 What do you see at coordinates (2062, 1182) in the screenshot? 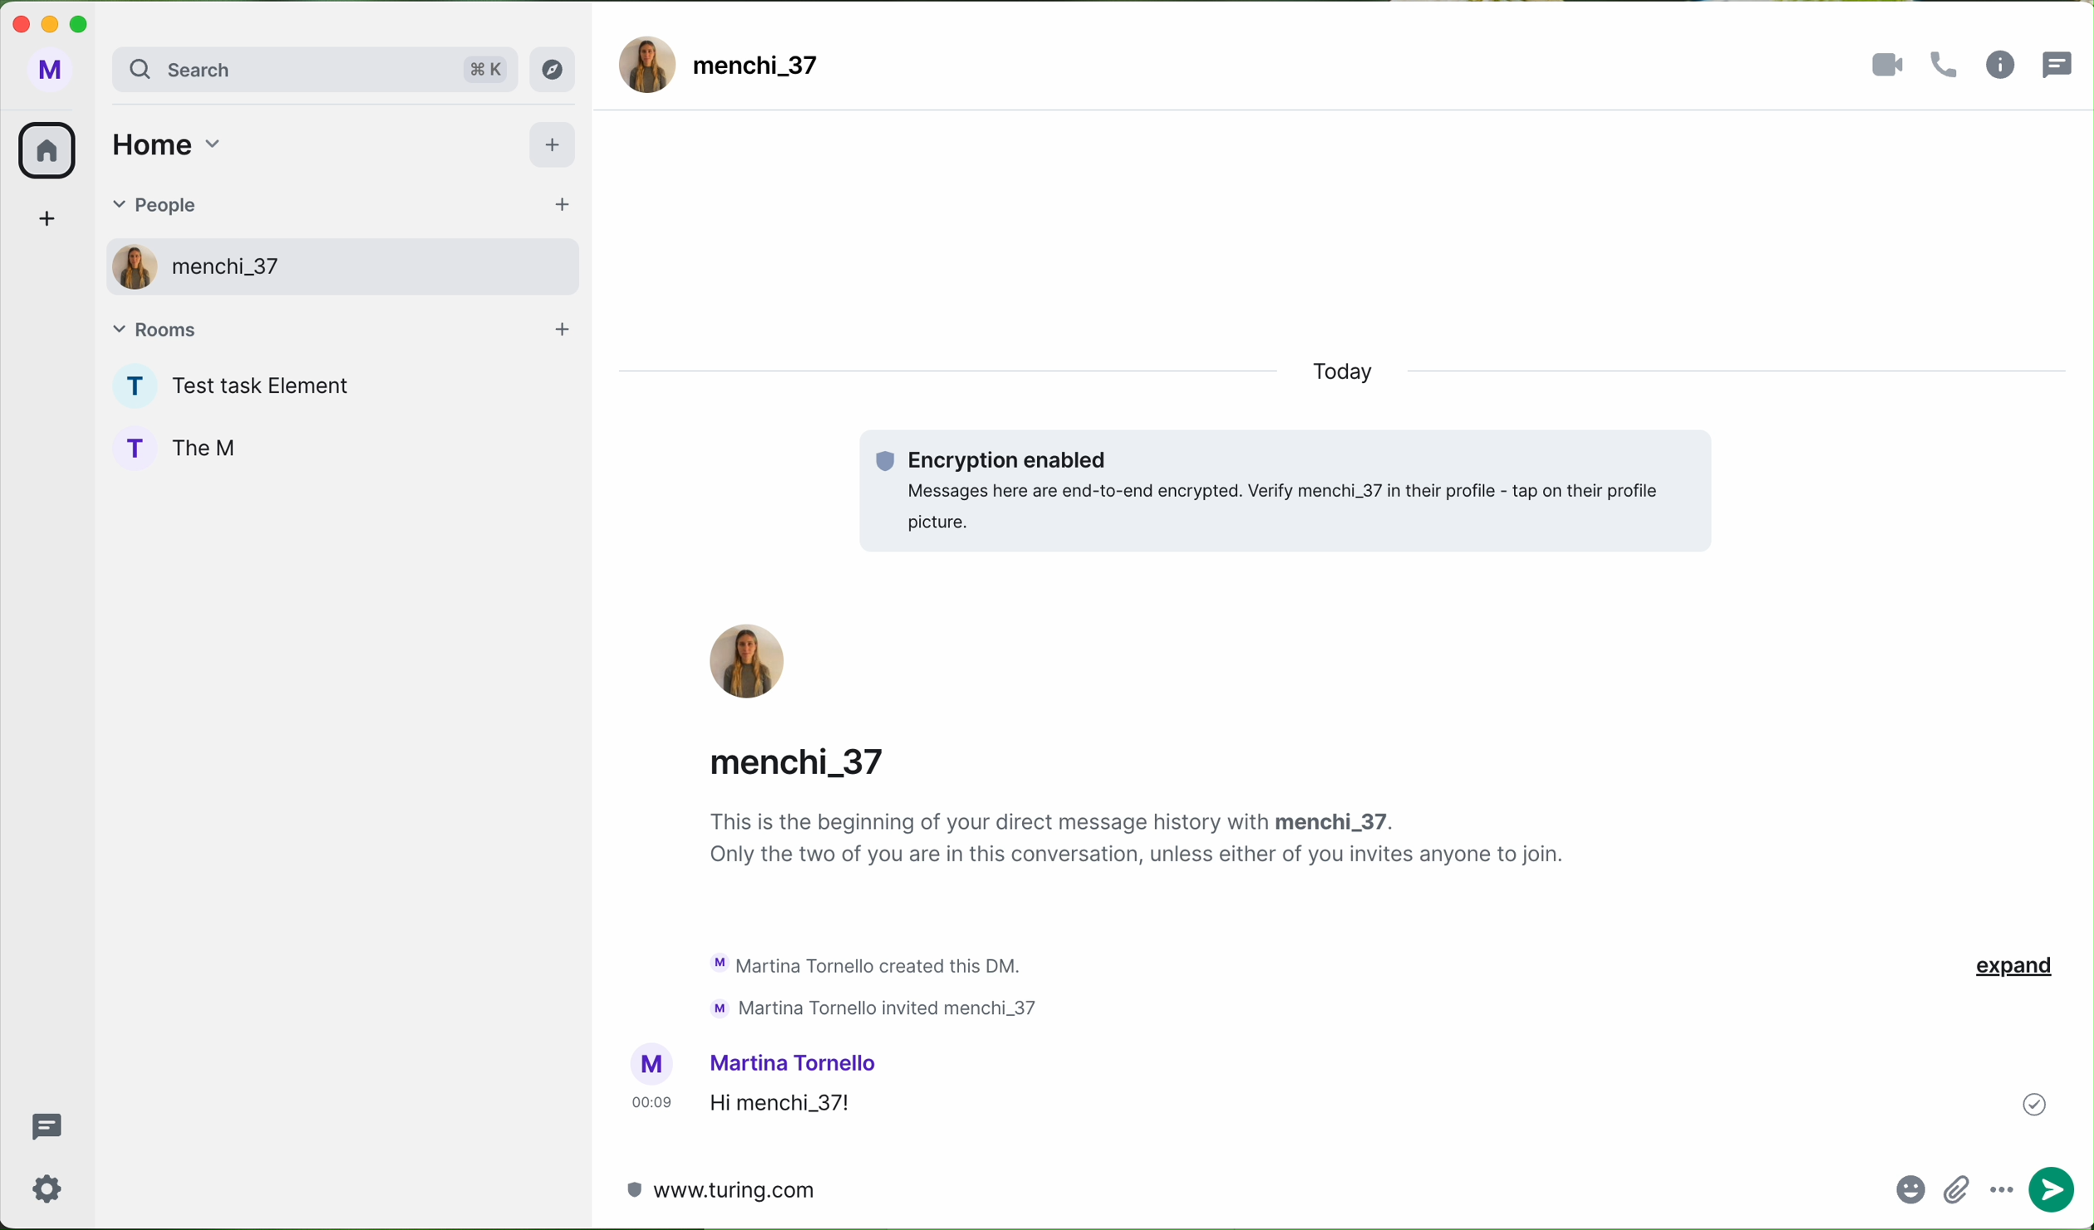
I see `send` at bounding box center [2062, 1182].